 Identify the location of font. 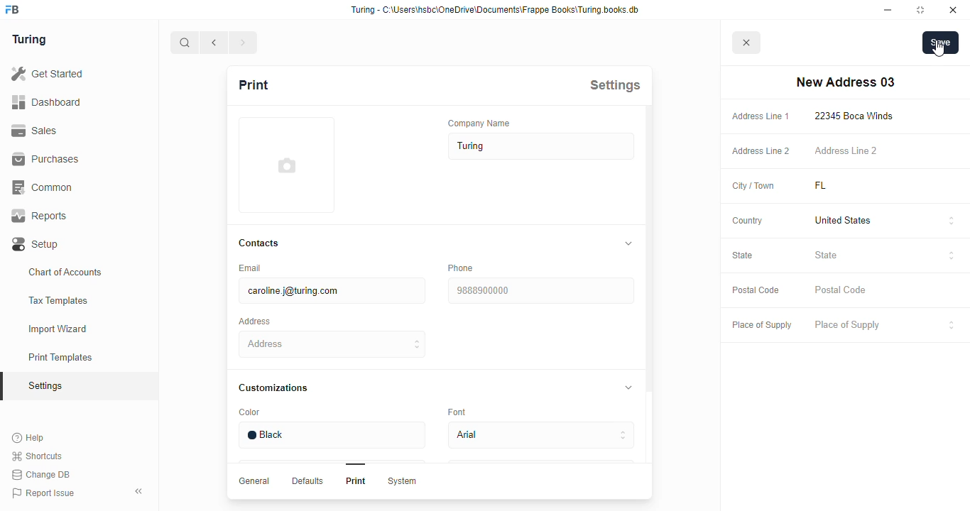
(459, 411).